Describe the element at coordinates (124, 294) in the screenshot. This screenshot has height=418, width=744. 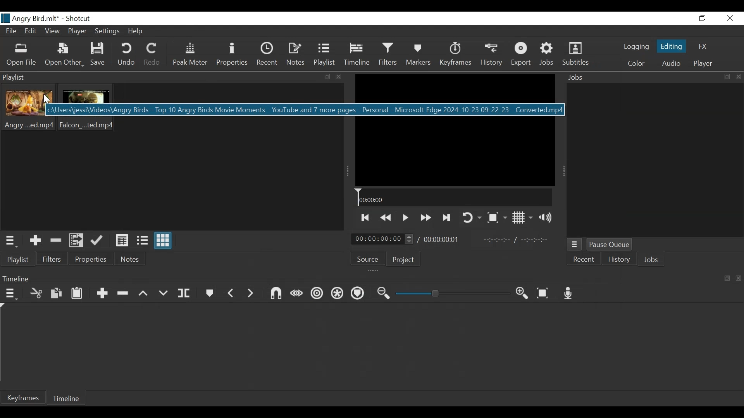
I see `Ripple Delete` at that location.